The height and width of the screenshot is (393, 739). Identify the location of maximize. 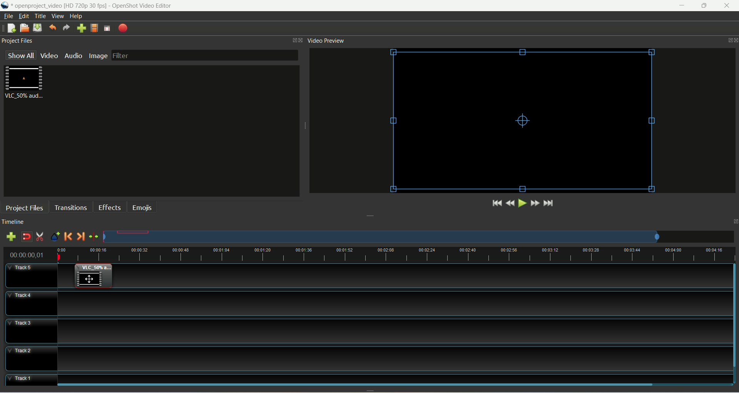
(704, 6).